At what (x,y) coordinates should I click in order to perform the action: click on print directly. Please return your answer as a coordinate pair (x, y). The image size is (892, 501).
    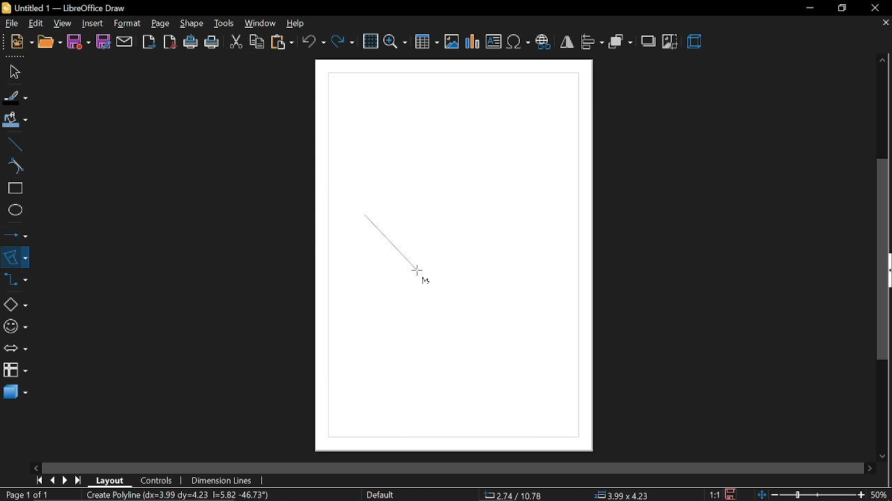
    Looking at the image, I should click on (192, 42).